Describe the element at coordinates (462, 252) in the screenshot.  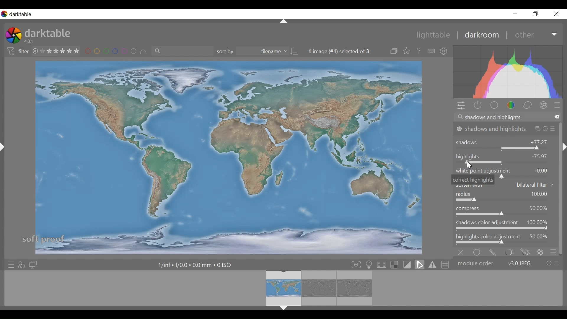
I see `off` at that location.